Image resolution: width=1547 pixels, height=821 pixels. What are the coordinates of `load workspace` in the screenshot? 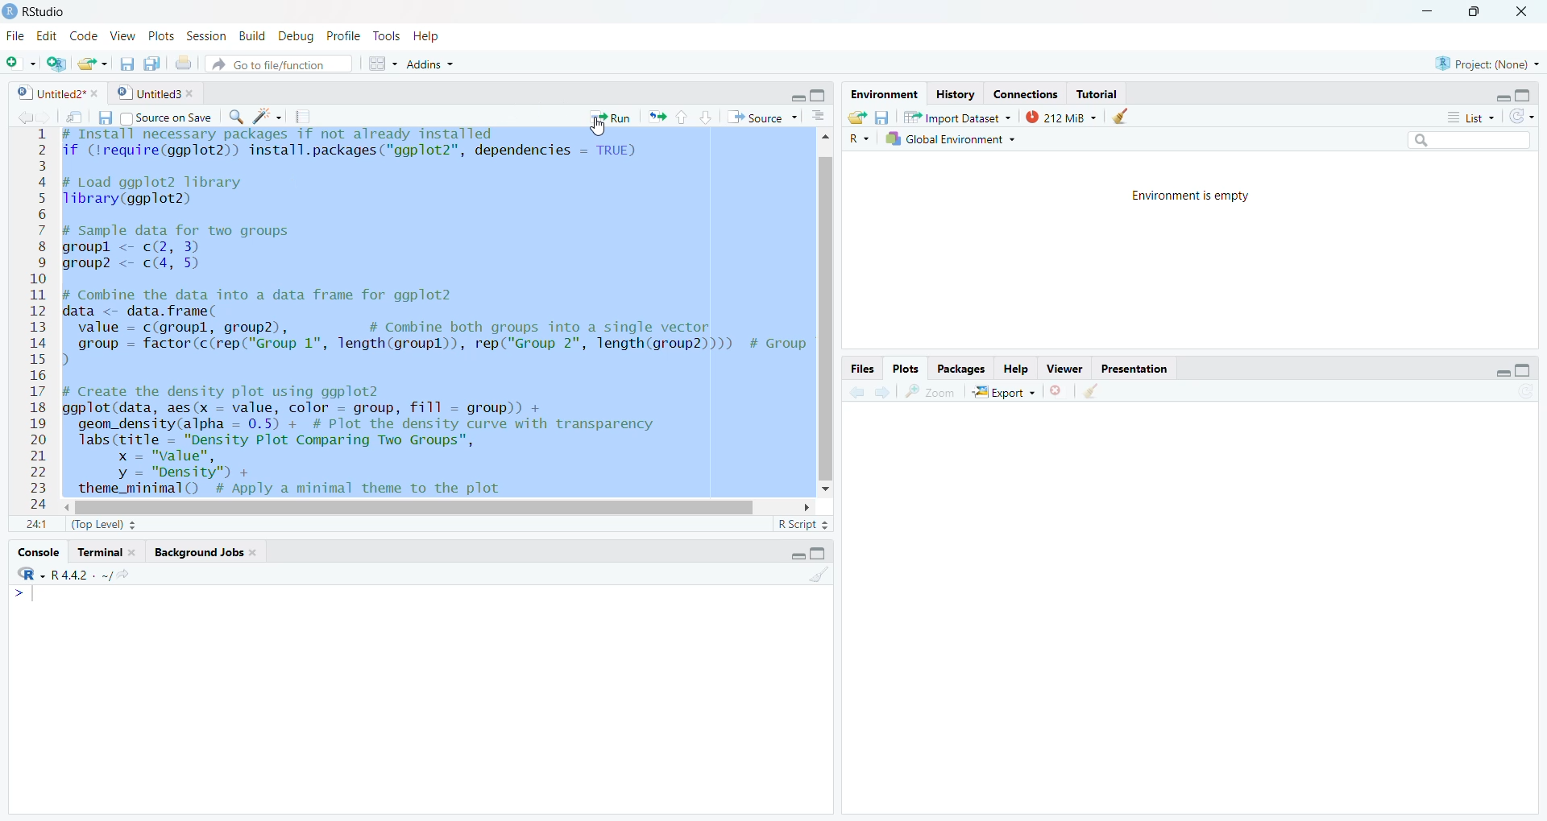 It's located at (857, 118).